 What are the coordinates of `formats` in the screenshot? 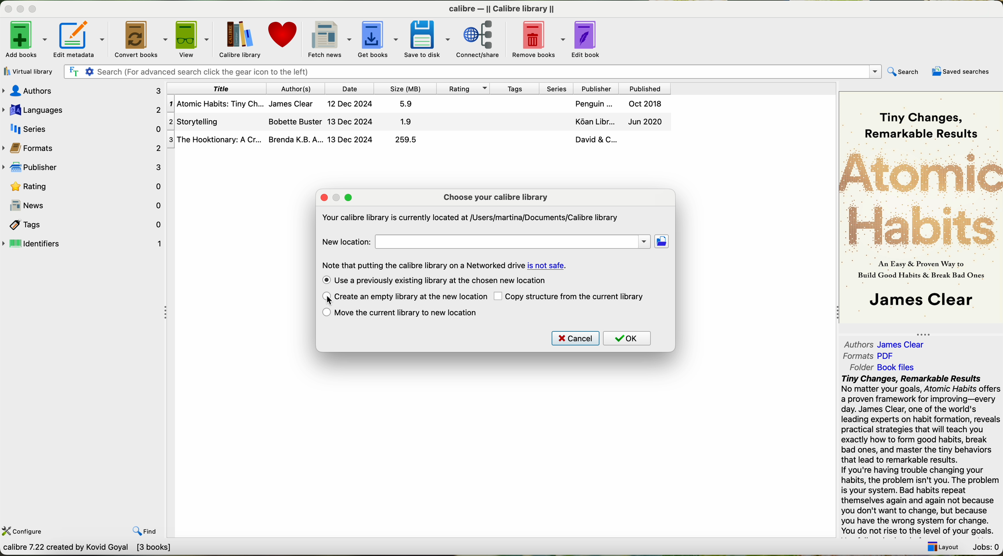 It's located at (83, 147).